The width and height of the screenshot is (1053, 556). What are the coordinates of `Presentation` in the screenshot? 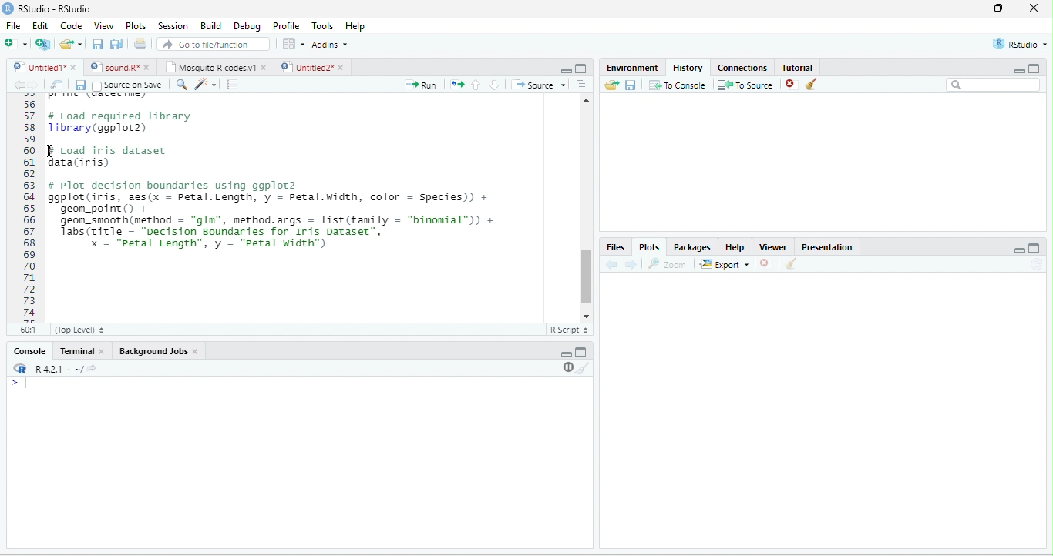 It's located at (828, 247).